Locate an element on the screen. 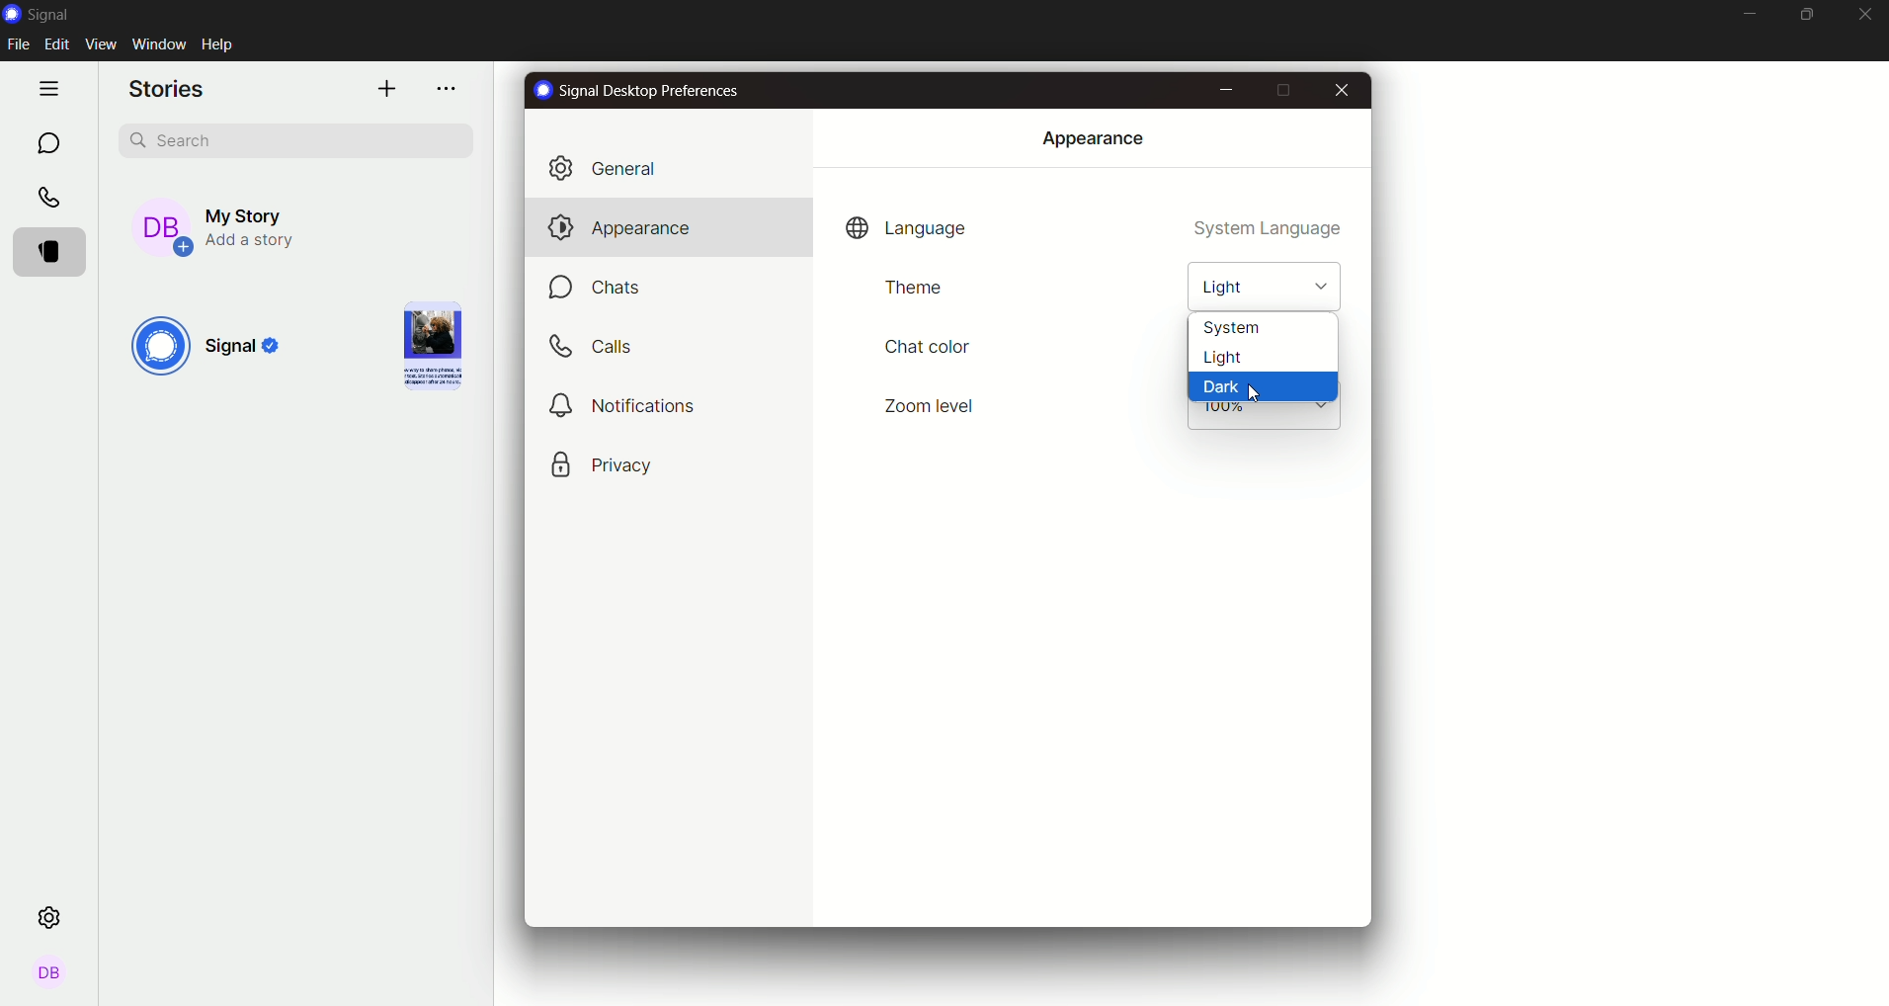 The height and width of the screenshot is (1006, 1889). appearance is located at coordinates (1092, 137).